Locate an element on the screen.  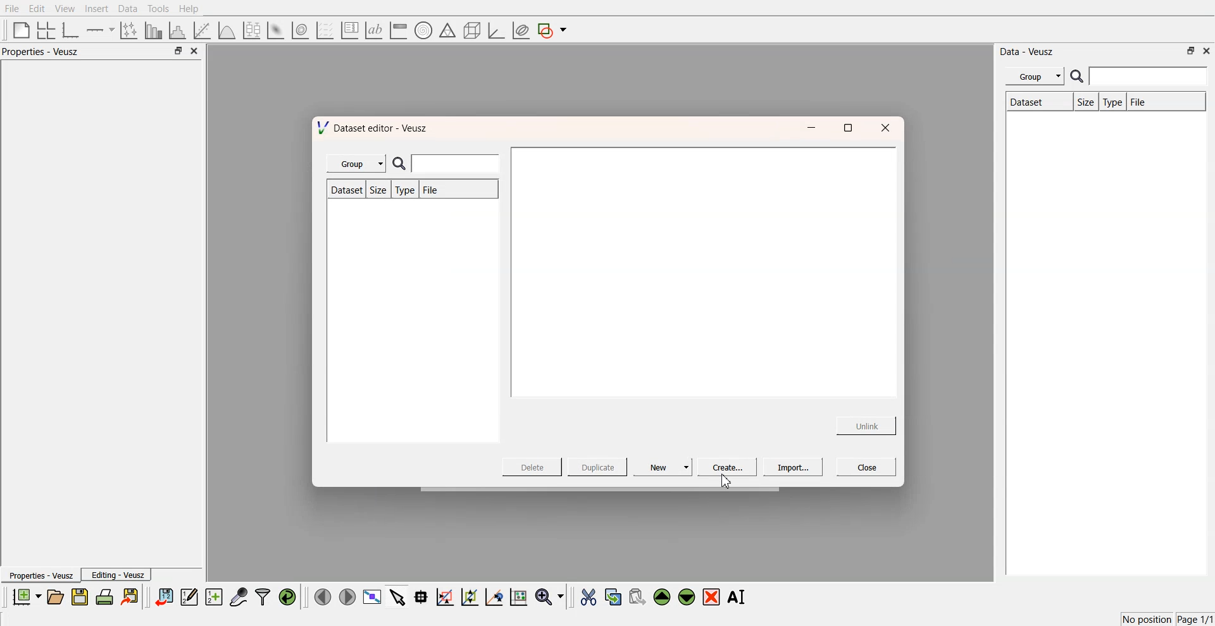
move left is located at coordinates (323, 596).